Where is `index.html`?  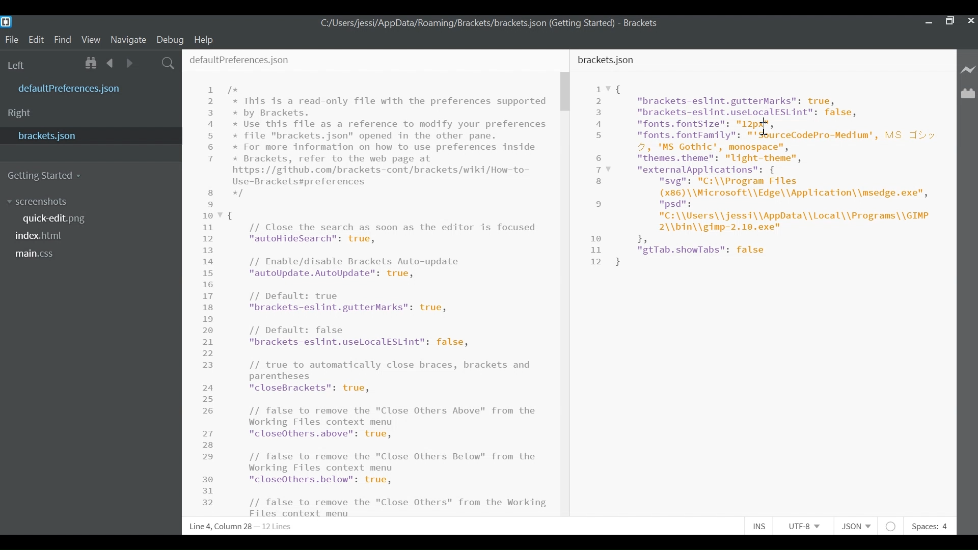
index.html is located at coordinates (42, 236).